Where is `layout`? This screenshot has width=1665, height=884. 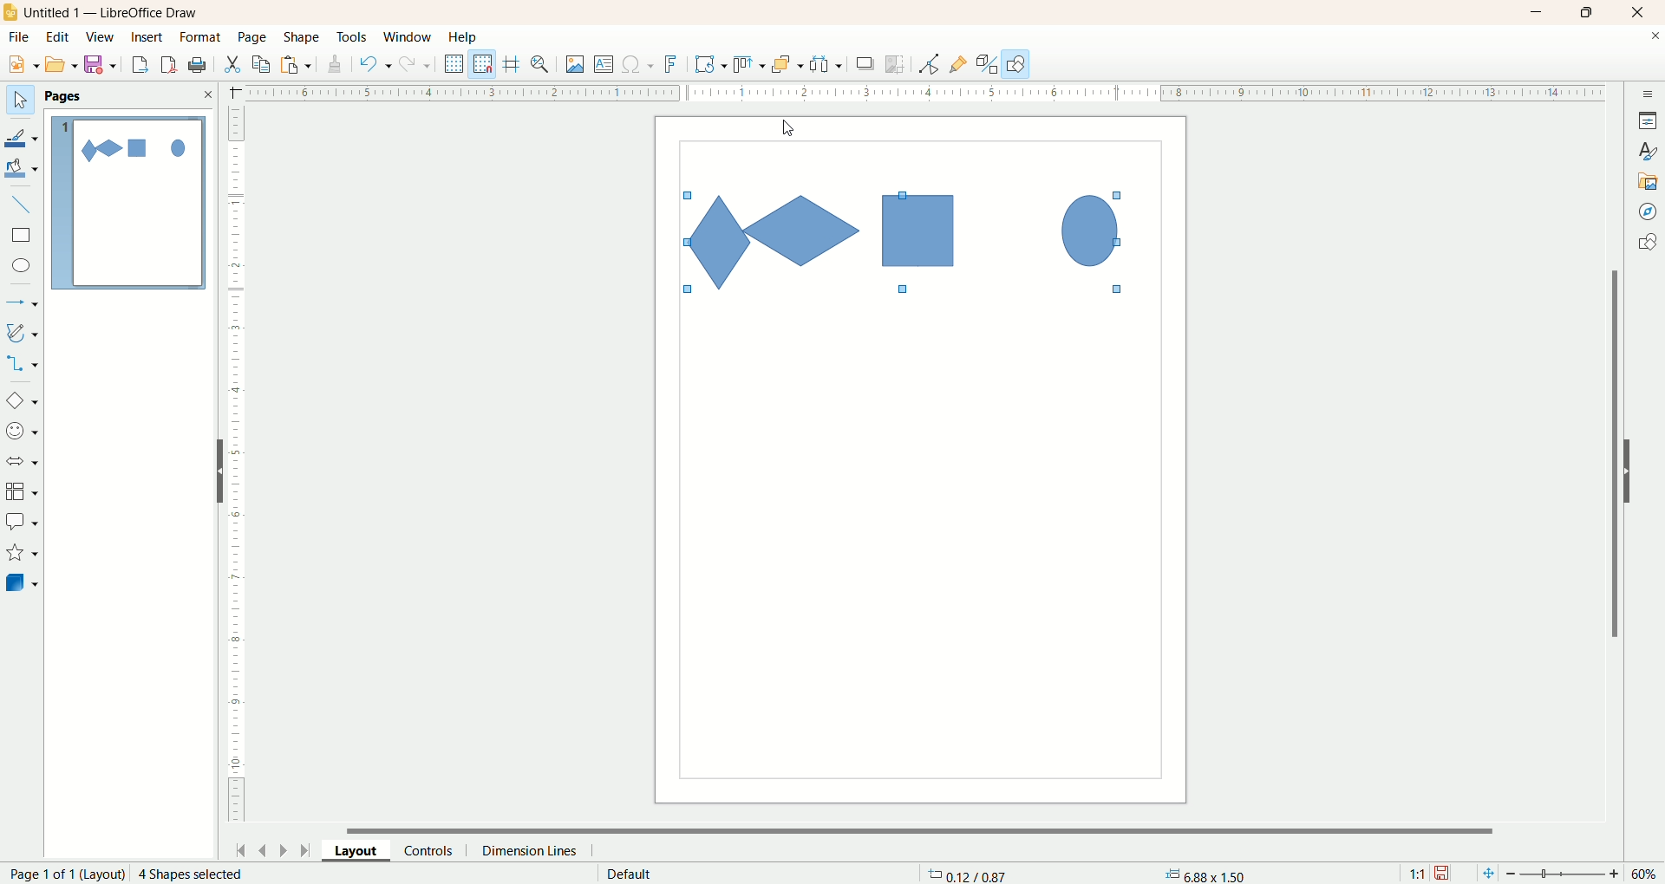 layout is located at coordinates (363, 849).